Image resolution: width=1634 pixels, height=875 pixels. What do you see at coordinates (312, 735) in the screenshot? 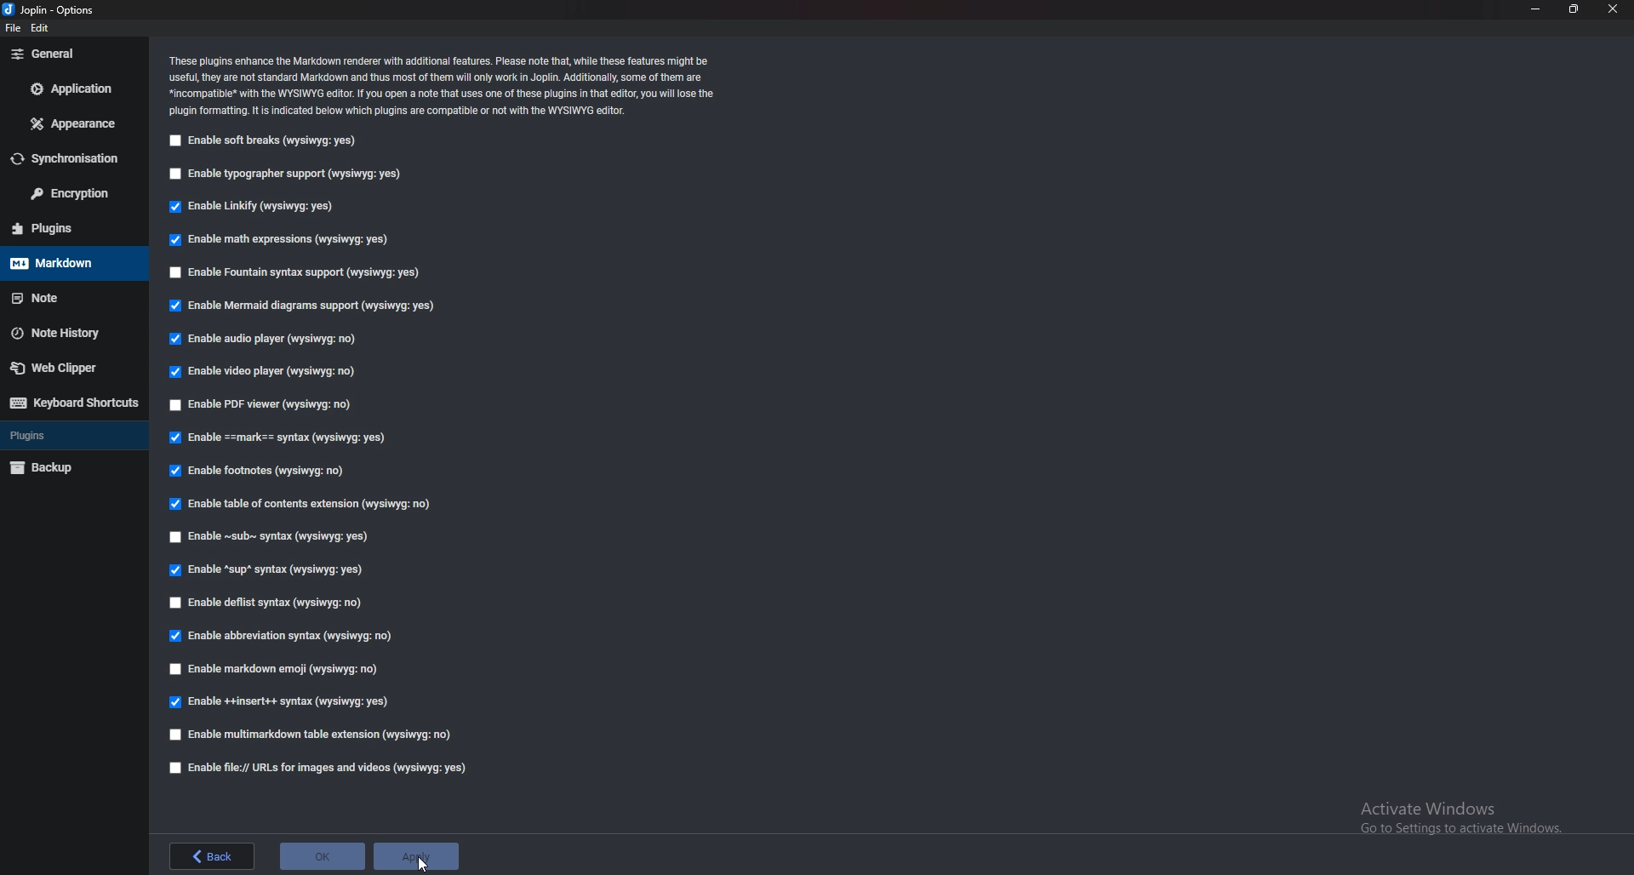
I see `Enable multi markdown table extension` at bounding box center [312, 735].